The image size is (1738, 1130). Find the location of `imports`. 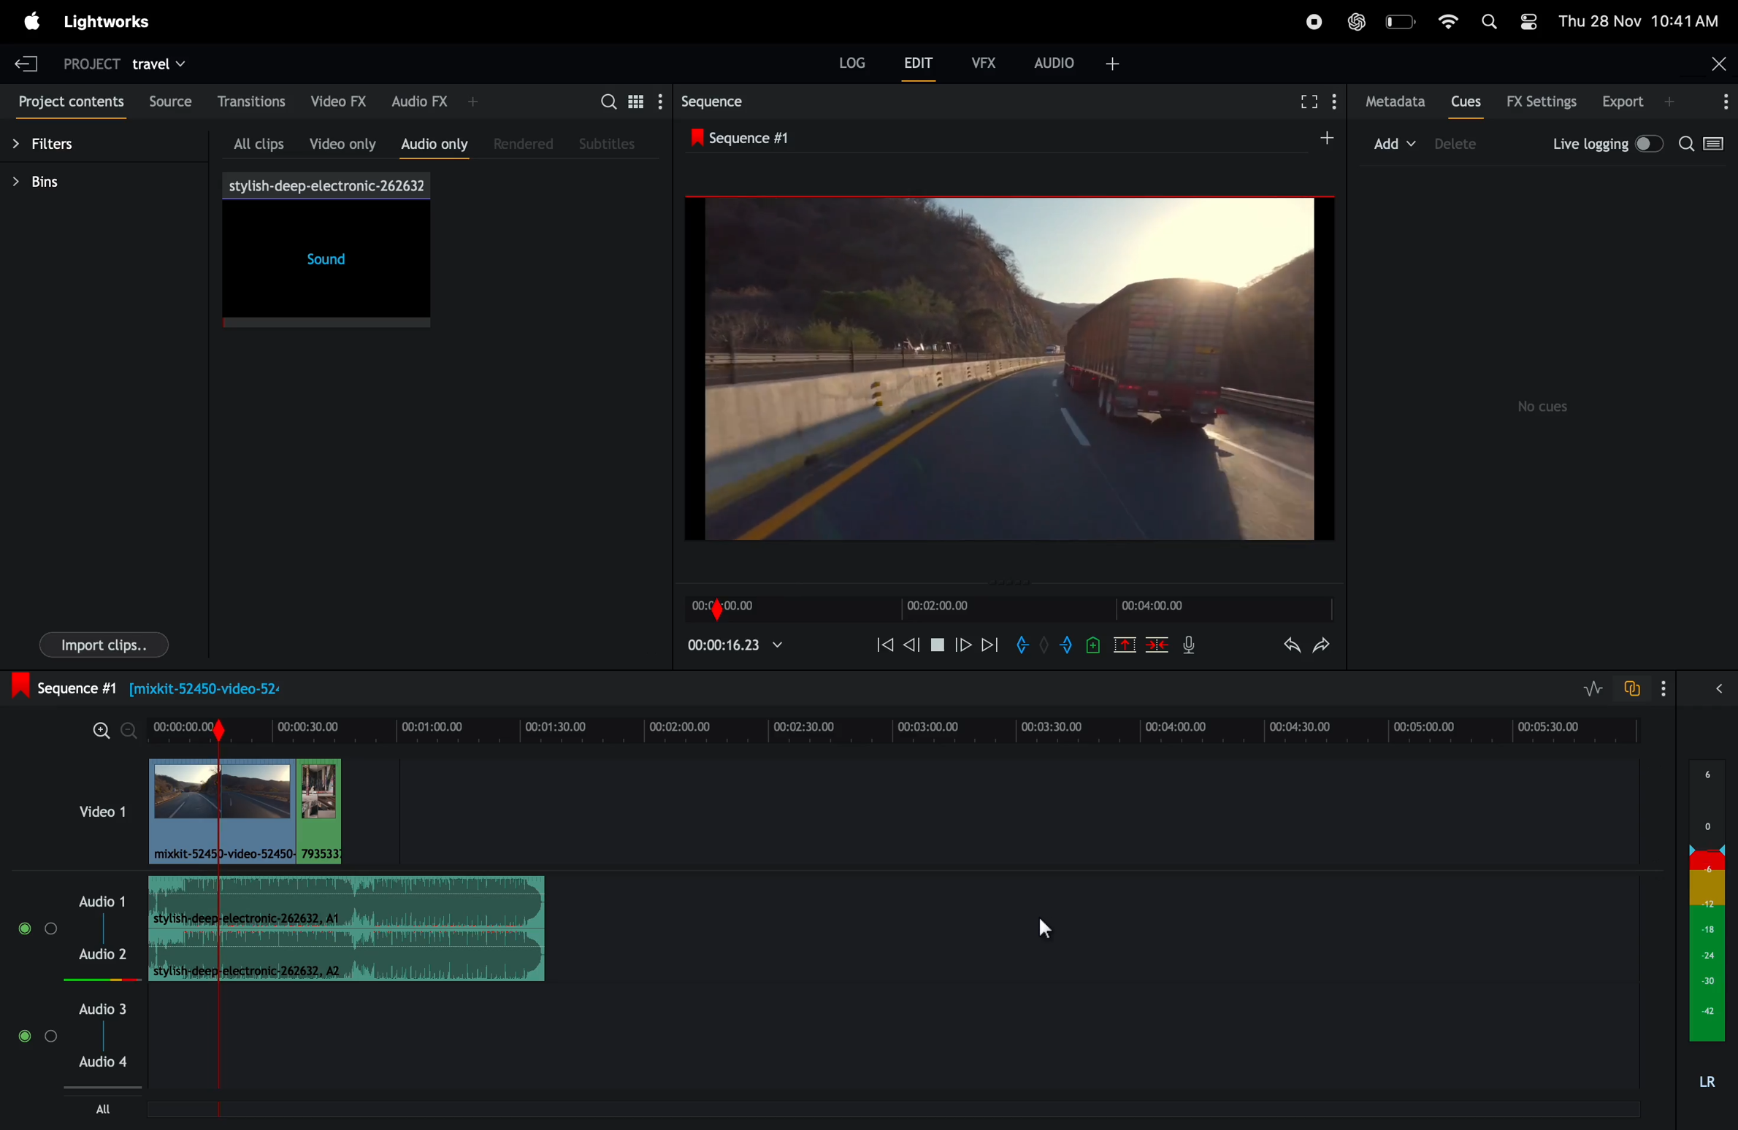

imports is located at coordinates (102, 644).